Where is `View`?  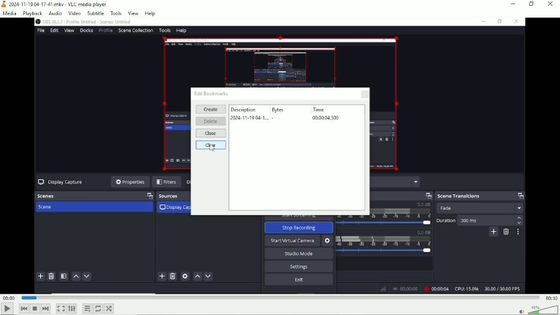
View is located at coordinates (132, 13).